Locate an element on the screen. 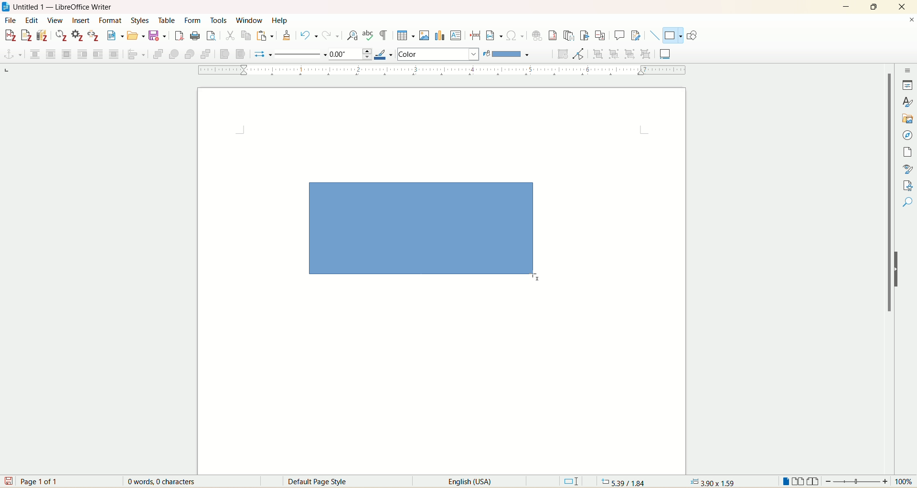 The height and width of the screenshot is (488, 917). rectangle shape is located at coordinates (430, 235).